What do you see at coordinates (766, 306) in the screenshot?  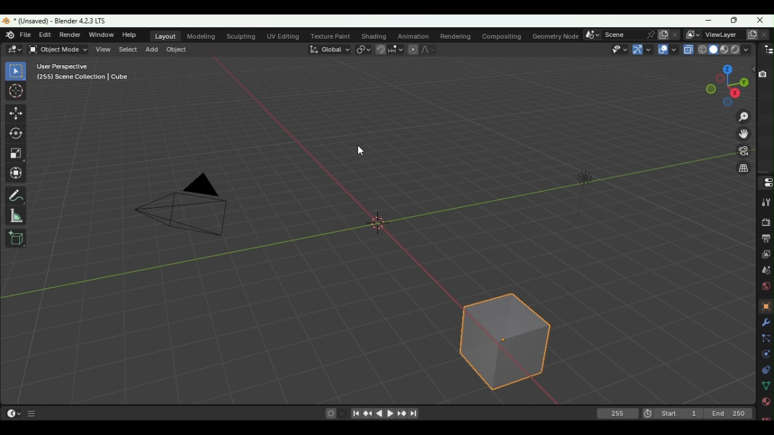 I see `Object` at bounding box center [766, 306].